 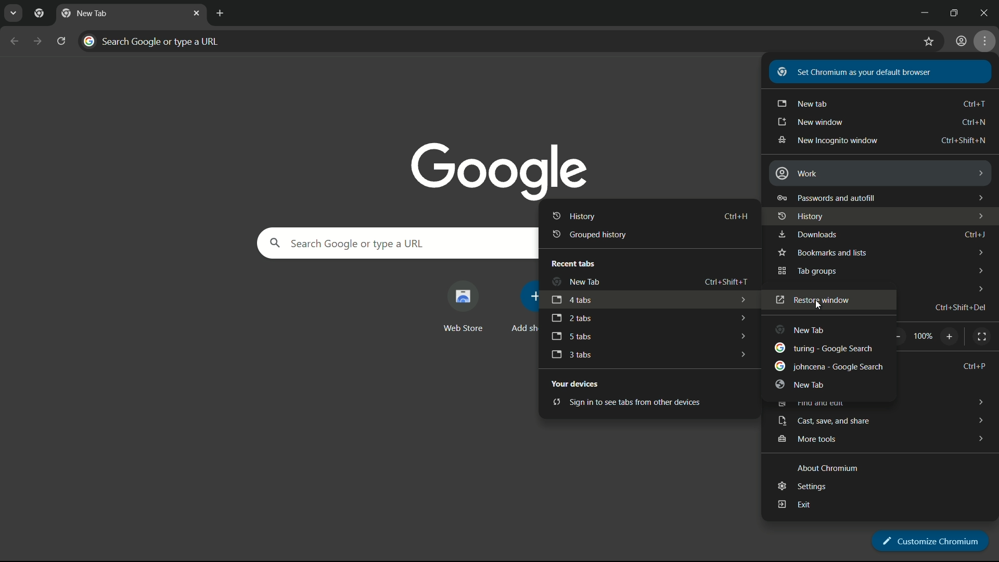 What do you see at coordinates (742, 353) in the screenshot?
I see `dropdown arrows` at bounding box center [742, 353].